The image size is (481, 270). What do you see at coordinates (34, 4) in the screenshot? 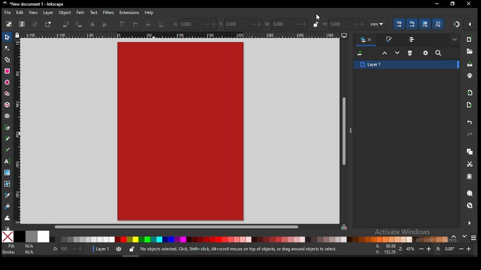
I see `icon and filename` at bounding box center [34, 4].